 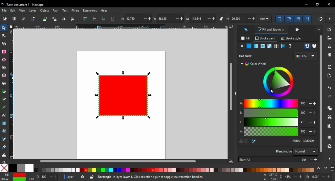 What do you see at coordinates (4, 60) in the screenshot?
I see `ellipse/arc tool` at bounding box center [4, 60].